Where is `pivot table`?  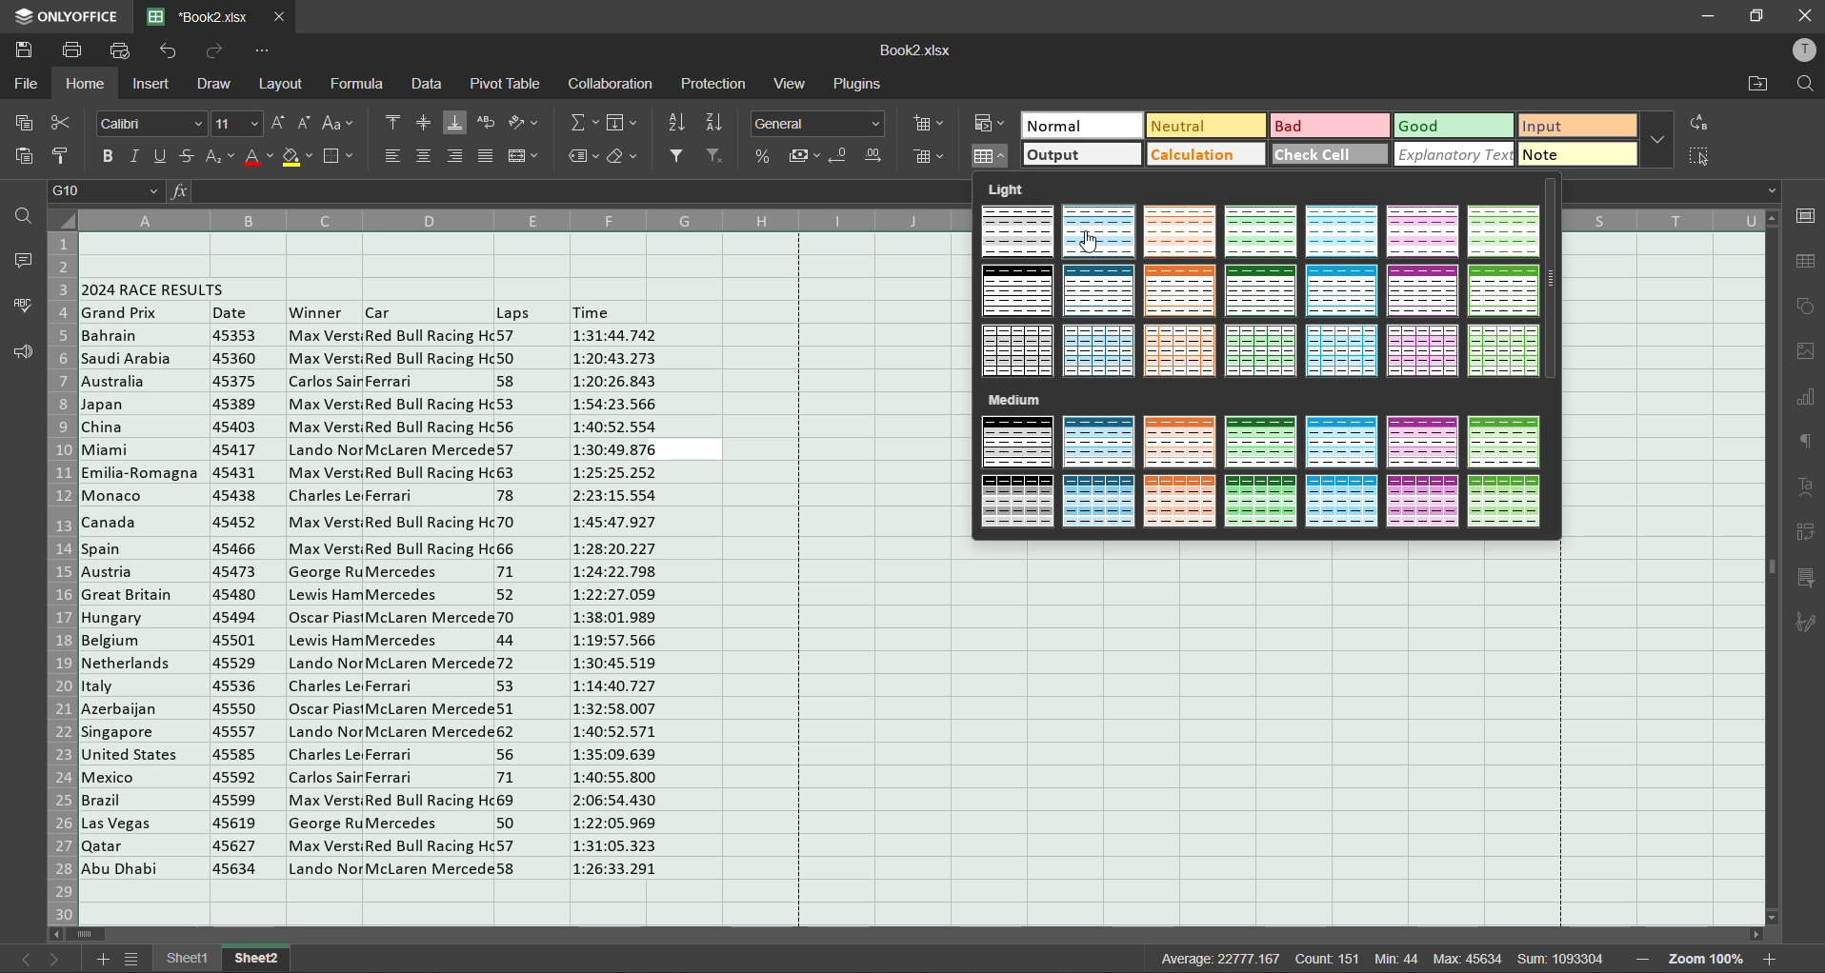
pivot table is located at coordinates (504, 84).